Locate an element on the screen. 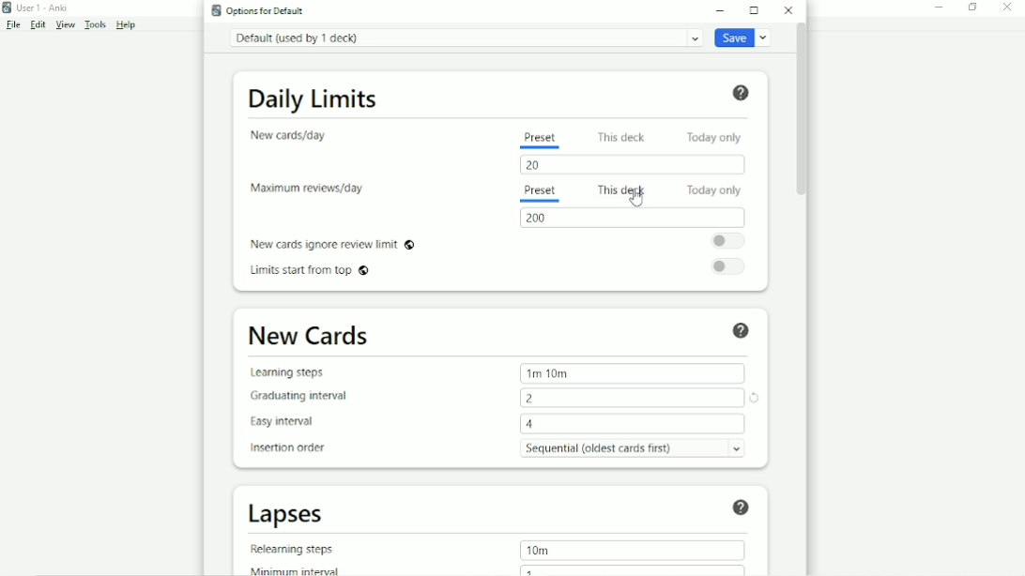  This deck is located at coordinates (624, 136).